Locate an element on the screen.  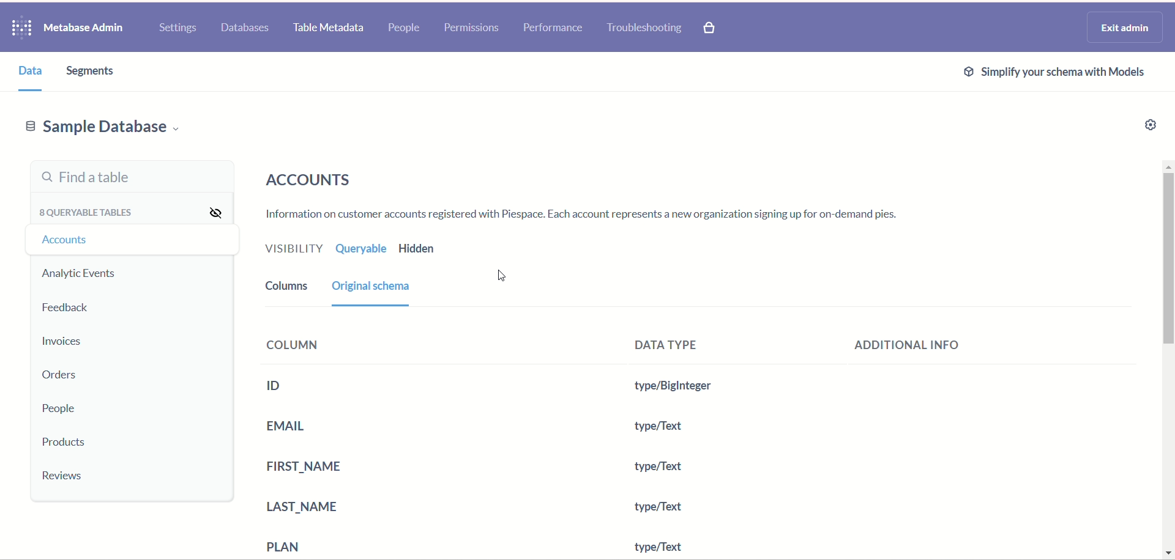
first name is located at coordinates (306, 468).